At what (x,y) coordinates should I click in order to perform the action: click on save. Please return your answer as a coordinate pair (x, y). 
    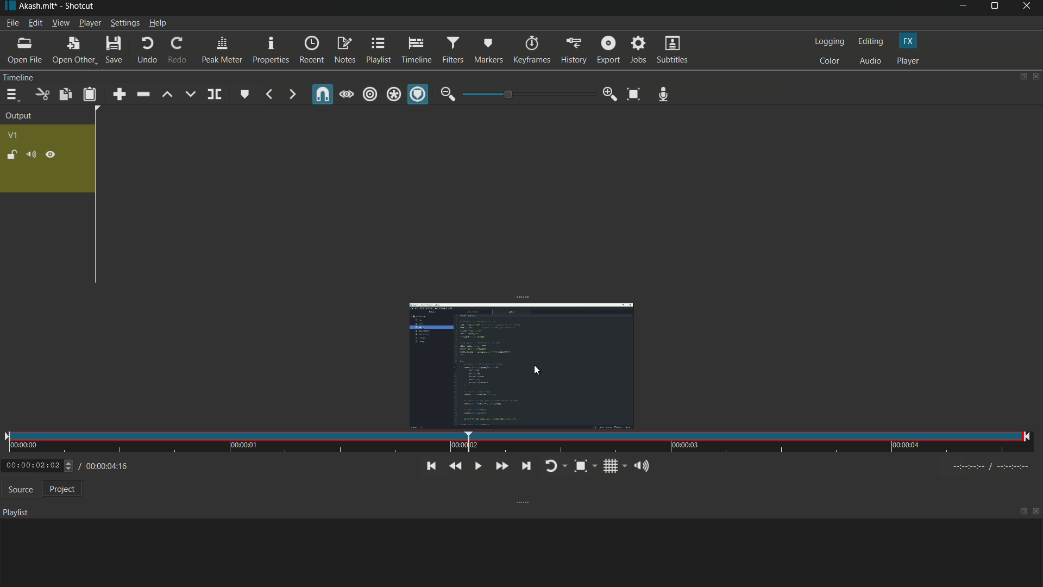
    Looking at the image, I should click on (113, 50).